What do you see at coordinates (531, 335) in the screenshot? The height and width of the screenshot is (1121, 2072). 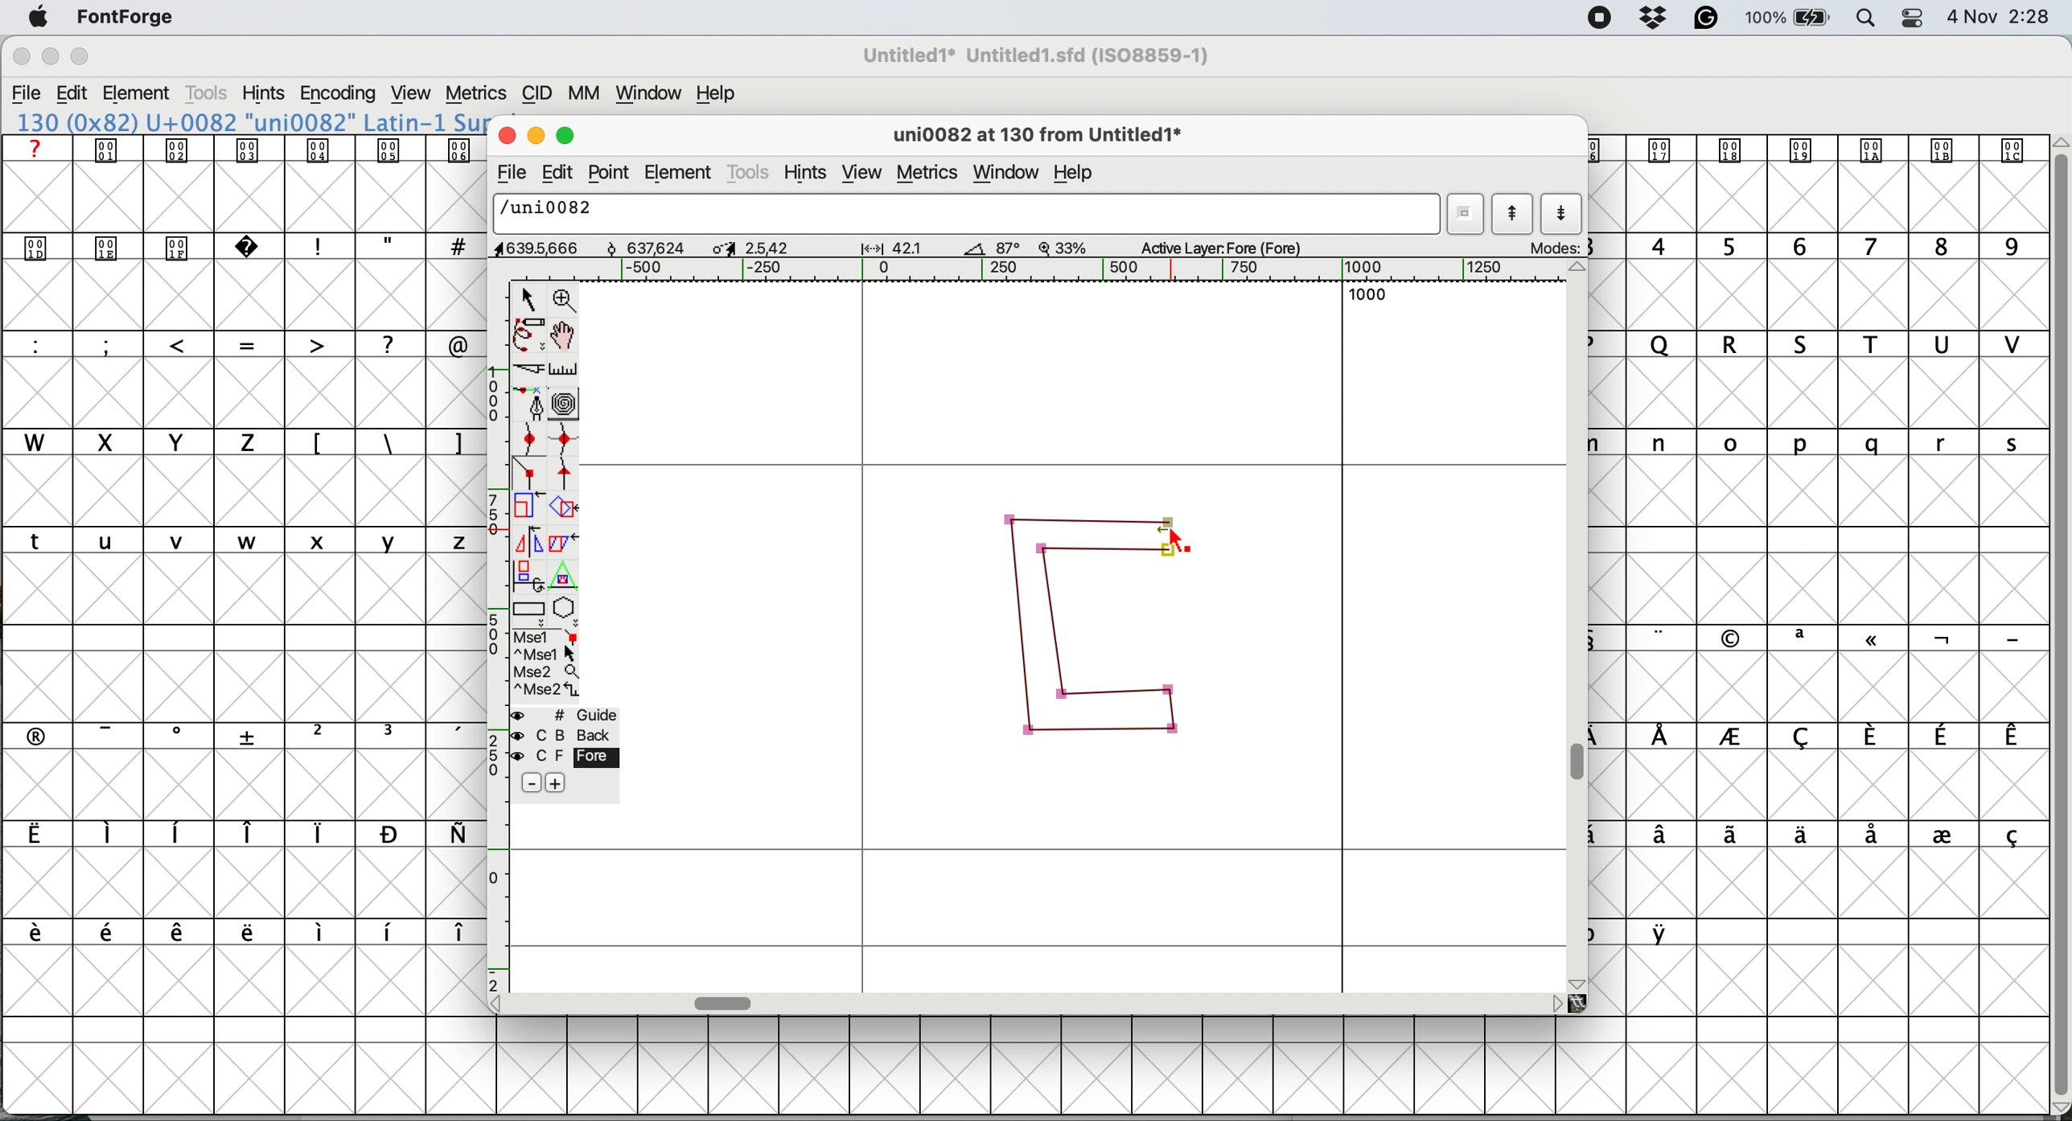 I see `freehand draw` at bounding box center [531, 335].